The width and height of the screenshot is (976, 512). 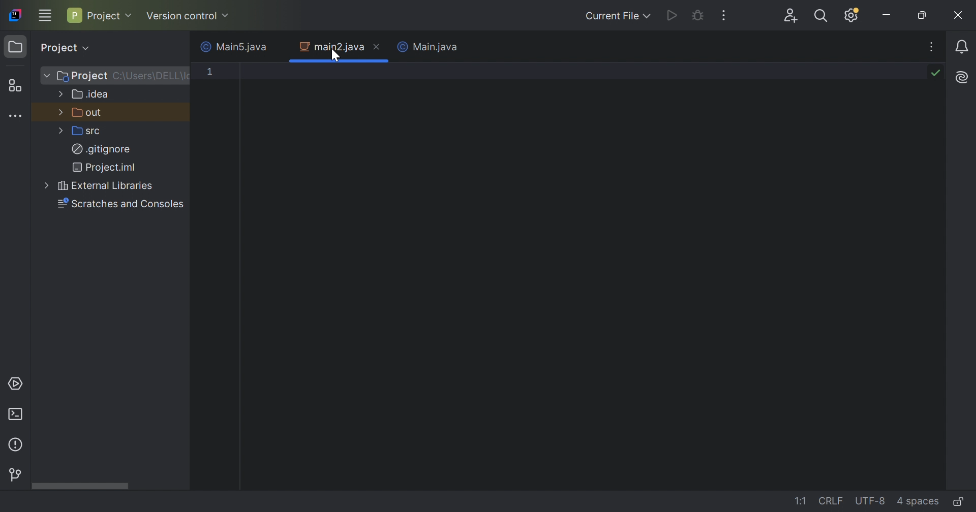 What do you see at coordinates (870, 501) in the screenshot?
I see `UTF-8` at bounding box center [870, 501].